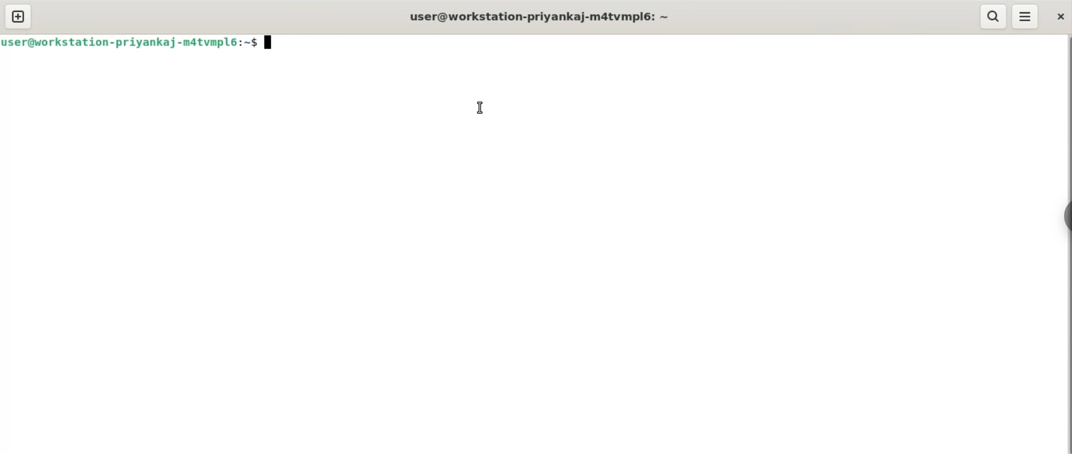 The image size is (1072, 454). I want to click on cursor, so click(478, 108).